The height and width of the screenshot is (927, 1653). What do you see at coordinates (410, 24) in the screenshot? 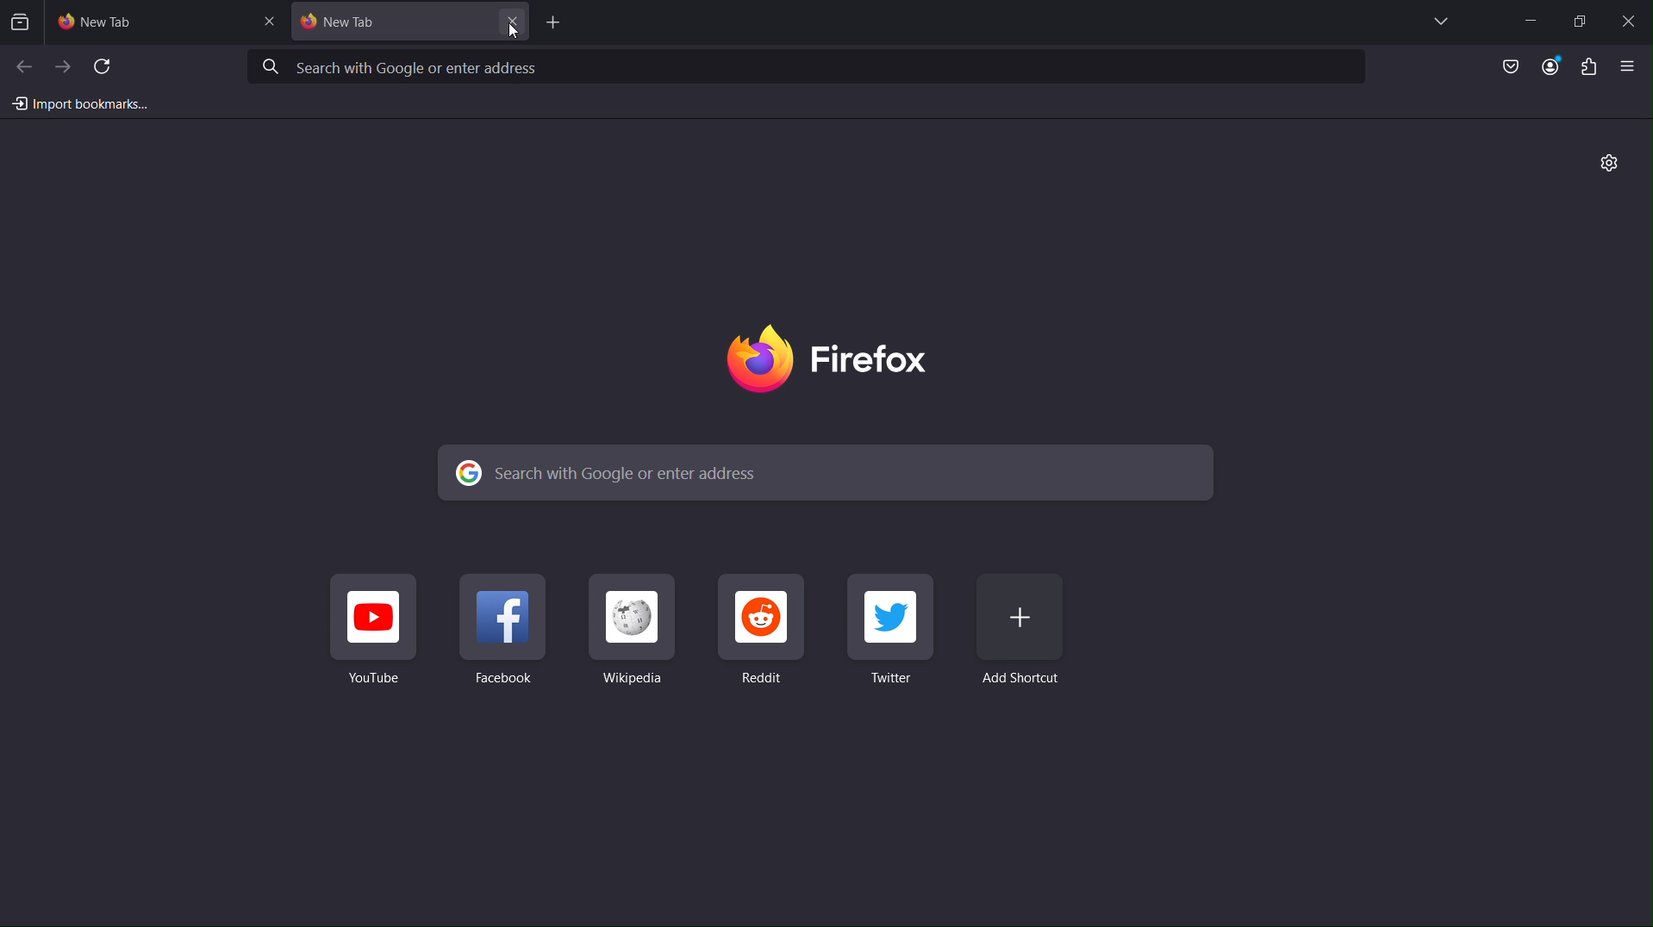
I see `Current Tab` at bounding box center [410, 24].